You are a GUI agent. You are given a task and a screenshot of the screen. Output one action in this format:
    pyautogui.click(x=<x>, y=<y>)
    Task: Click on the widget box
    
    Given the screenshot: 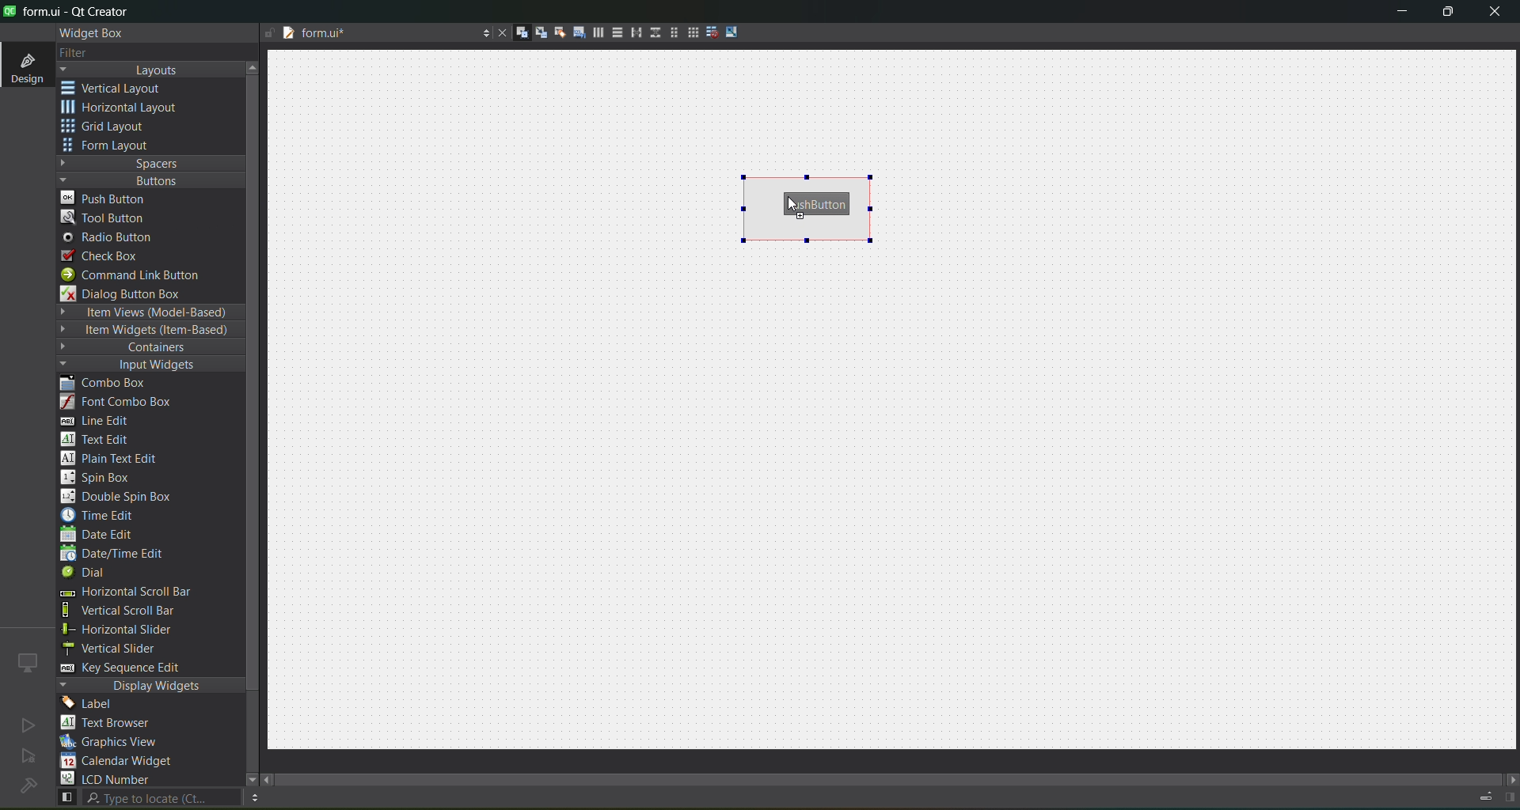 What is the action you would take?
    pyautogui.click(x=95, y=33)
    